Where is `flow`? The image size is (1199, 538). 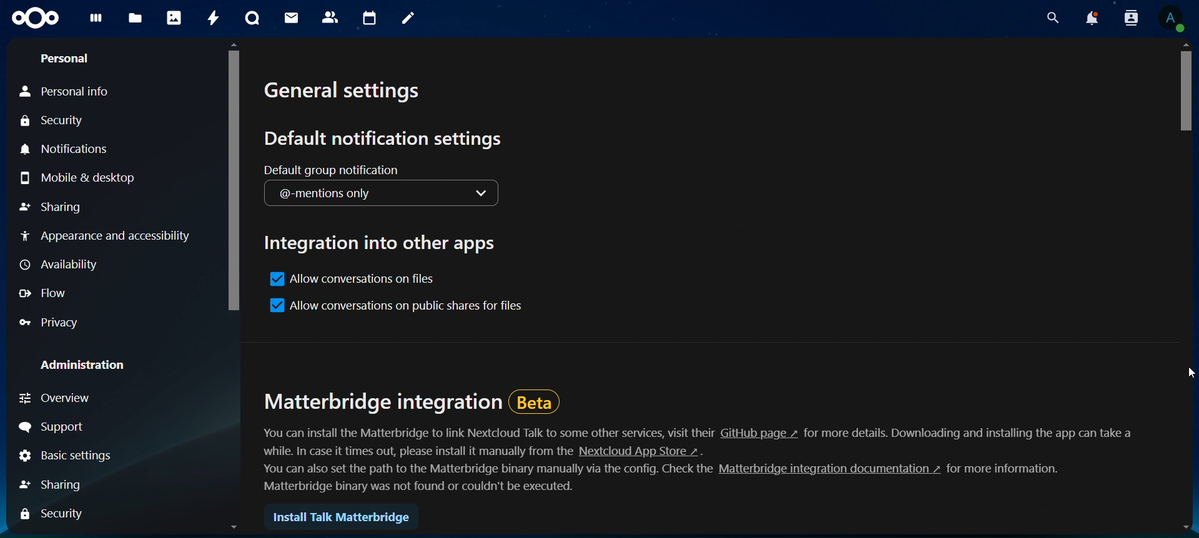 flow is located at coordinates (50, 292).